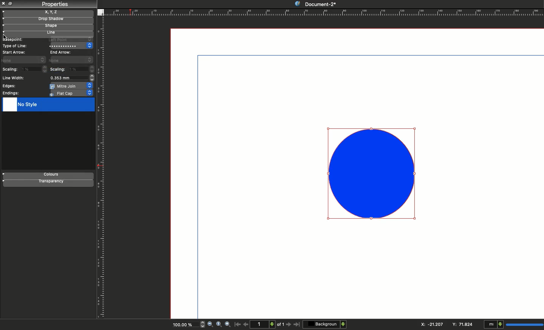 The height and width of the screenshot is (330, 544). Describe the element at coordinates (8, 86) in the screenshot. I see `Edges` at that location.